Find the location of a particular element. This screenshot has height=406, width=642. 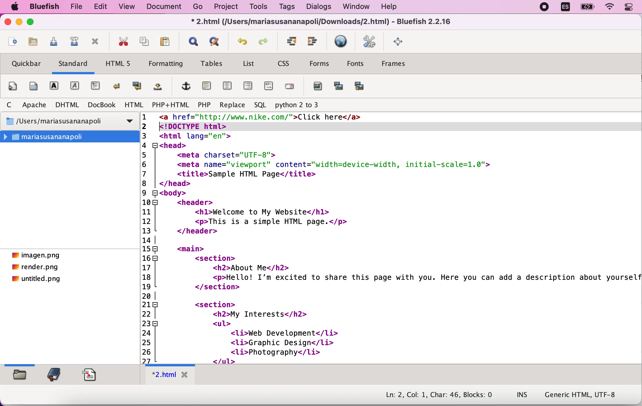

sql is located at coordinates (258, 106).